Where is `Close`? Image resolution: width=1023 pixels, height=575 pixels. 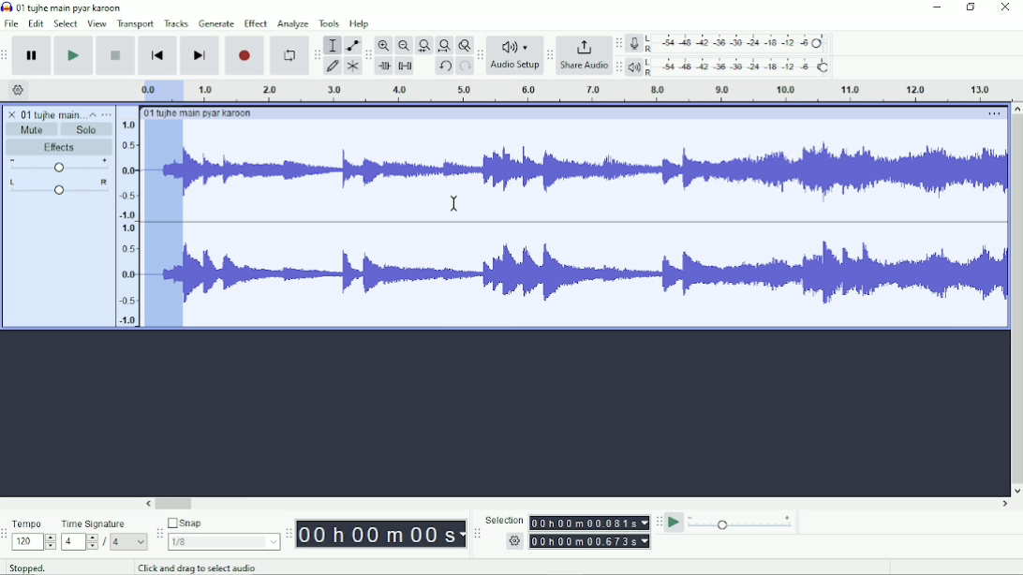 Close is located at coordinates (1004, 8).